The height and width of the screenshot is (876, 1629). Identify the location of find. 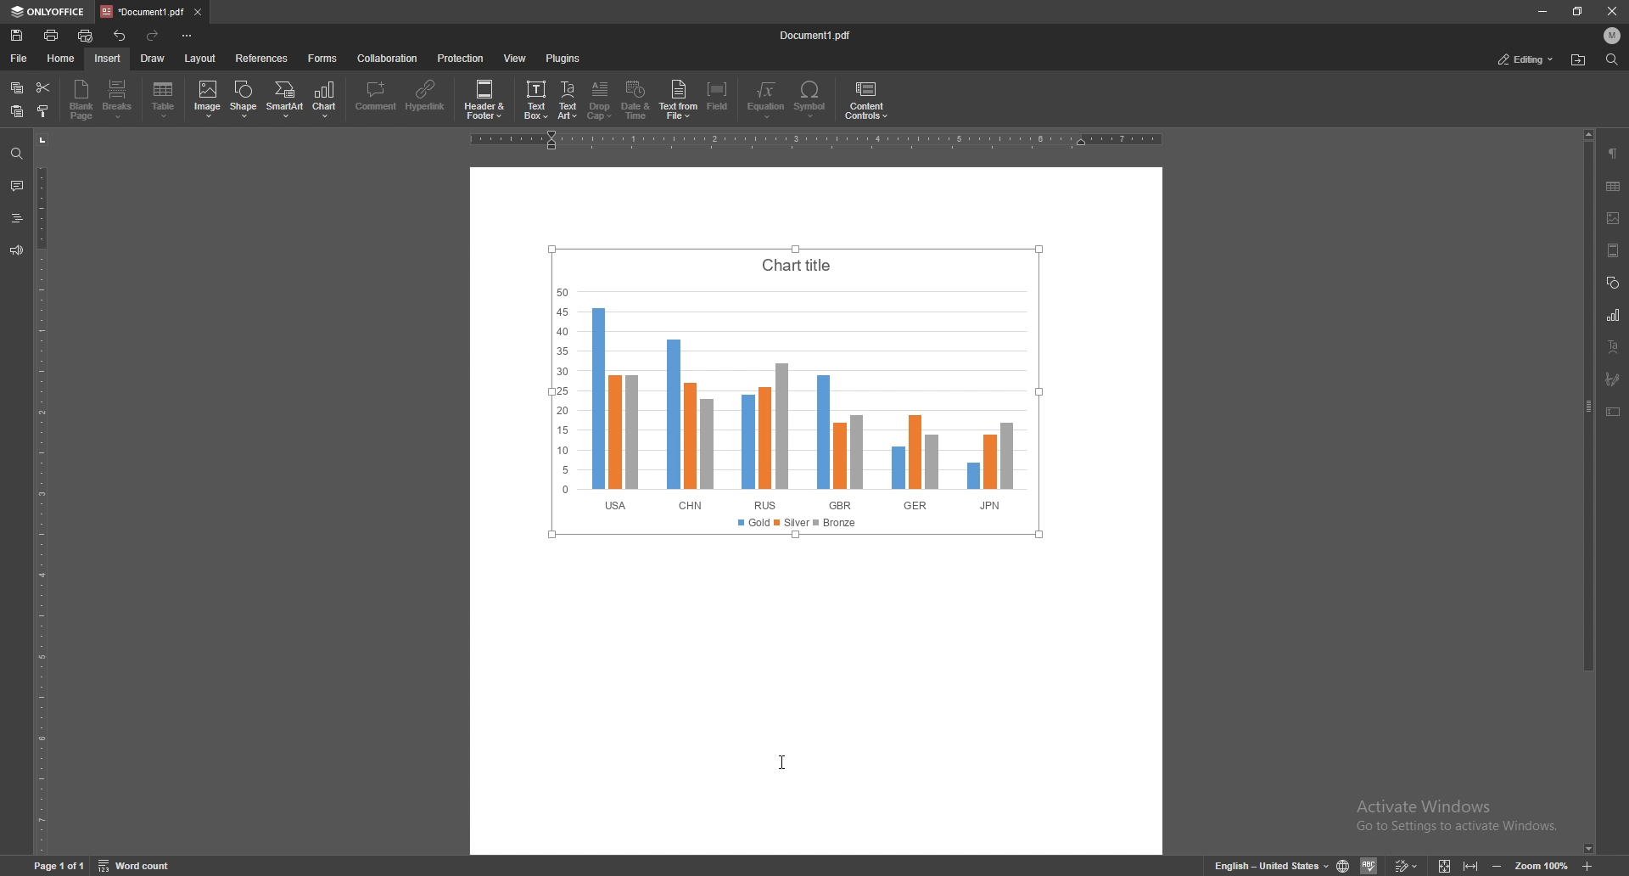
(17, 154).